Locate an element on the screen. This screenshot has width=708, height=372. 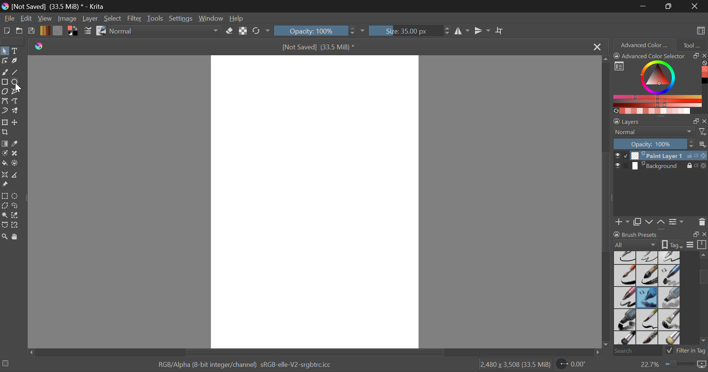
Polygon Tool is located at coordinates (4, 92).